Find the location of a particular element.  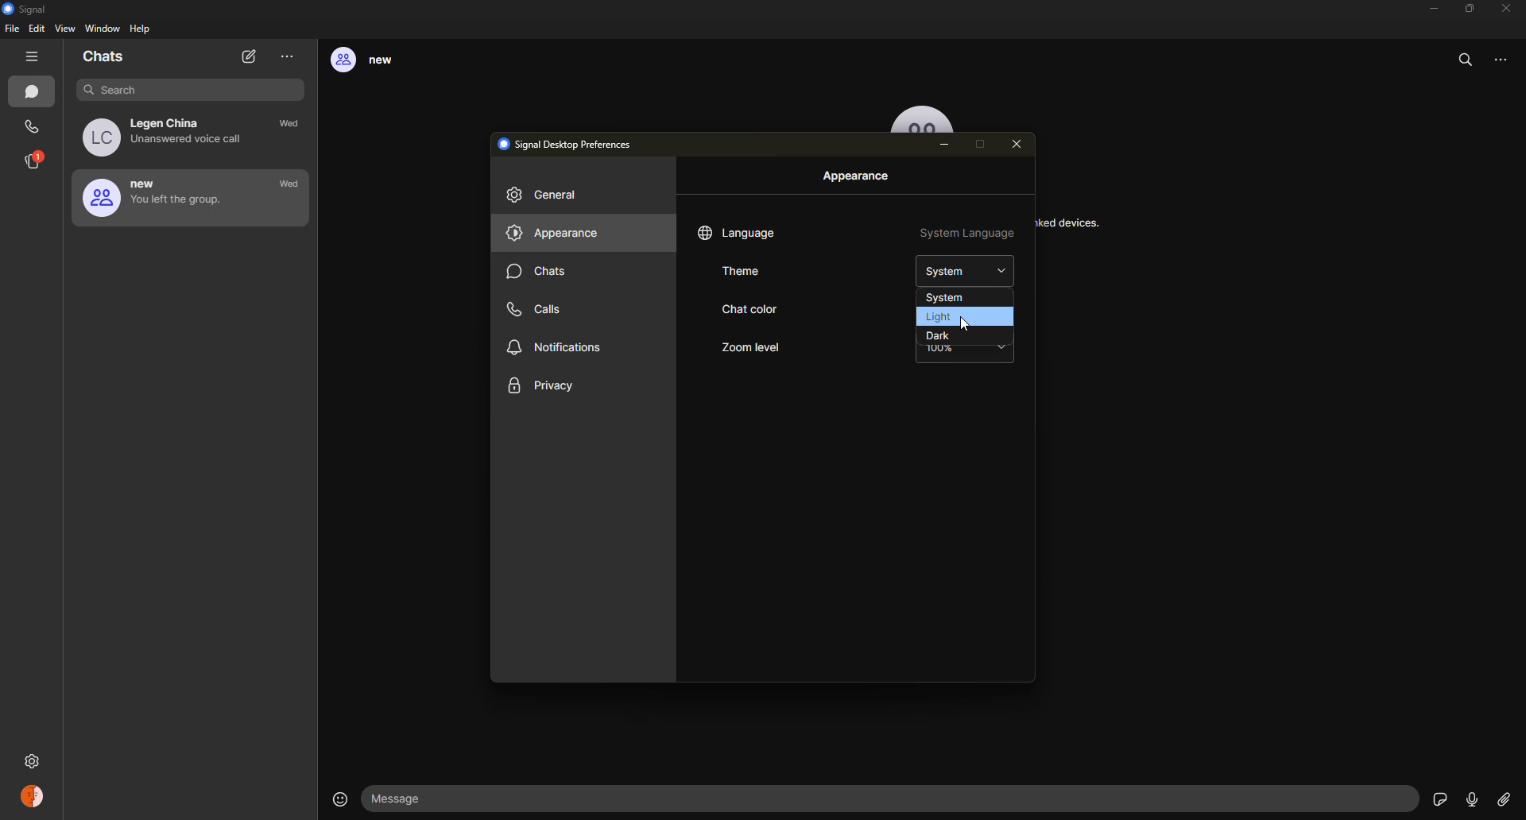

edit is located at coordinates (37, 29).